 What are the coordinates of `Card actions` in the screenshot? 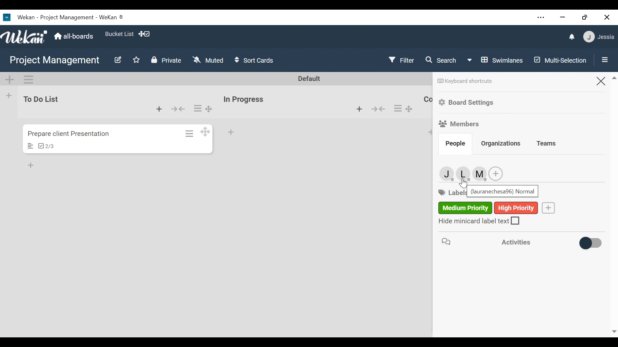 It's located at (397, 108).